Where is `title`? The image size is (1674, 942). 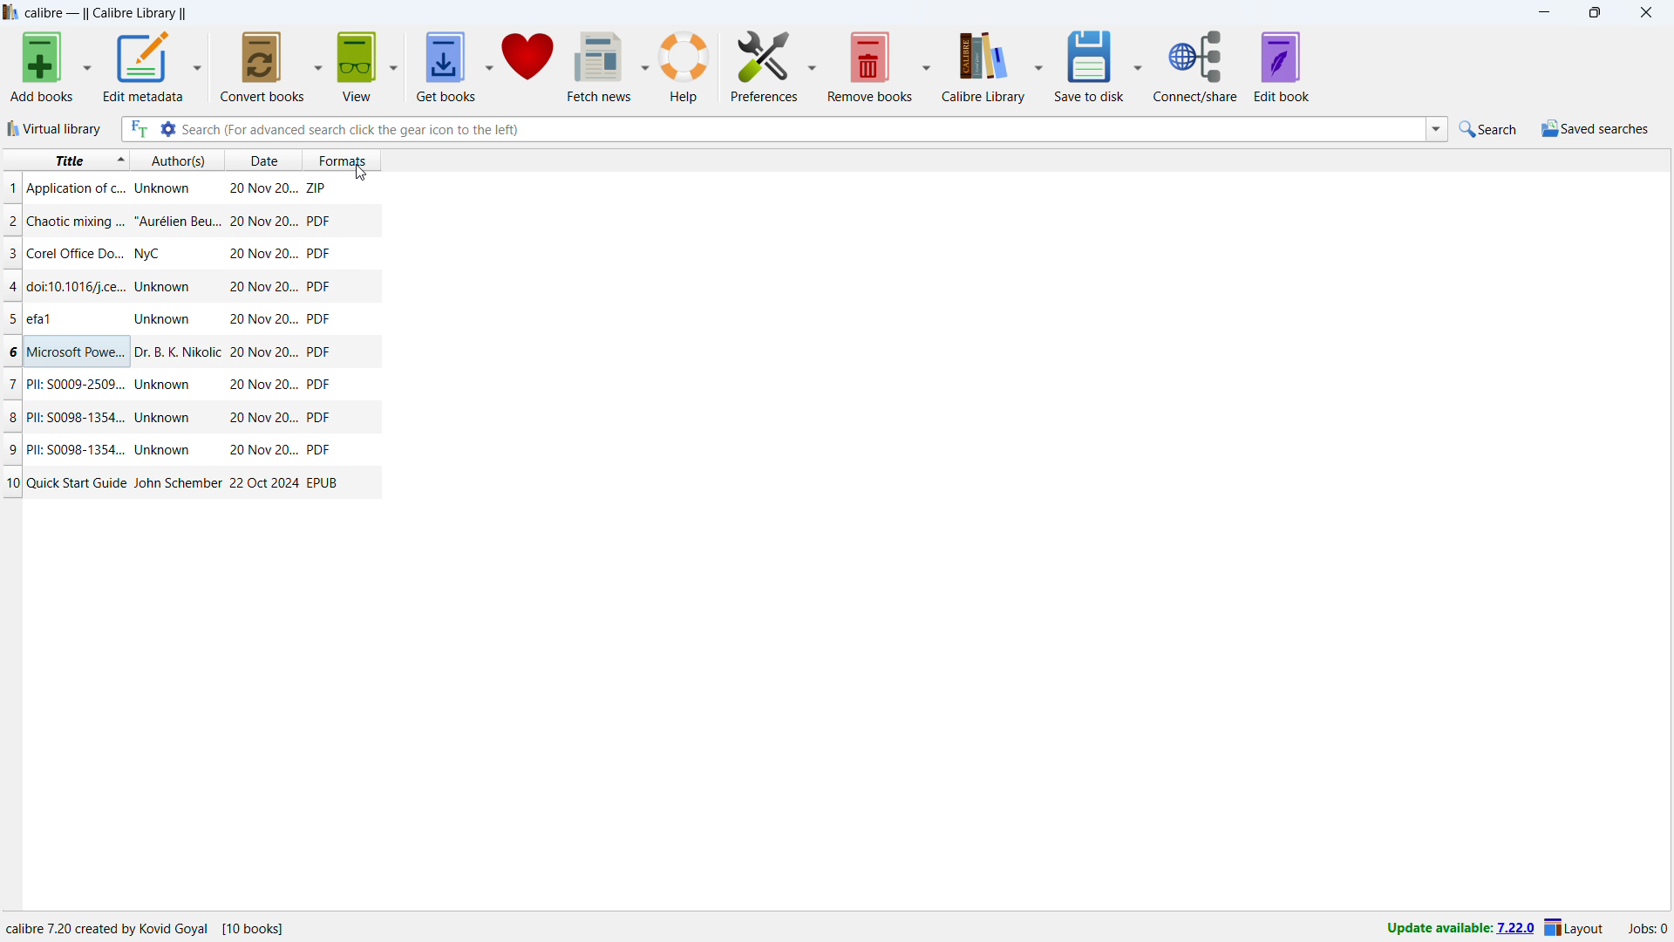 title is located at coordinates (73, 417).